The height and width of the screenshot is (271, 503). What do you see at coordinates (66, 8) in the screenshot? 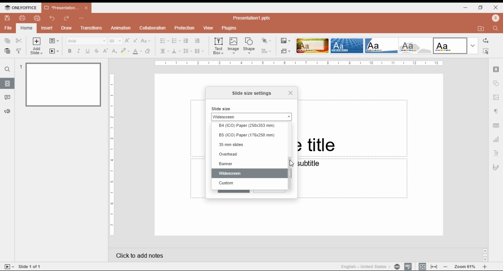
I see `*Presentation1` at bounding box center [66, 8].